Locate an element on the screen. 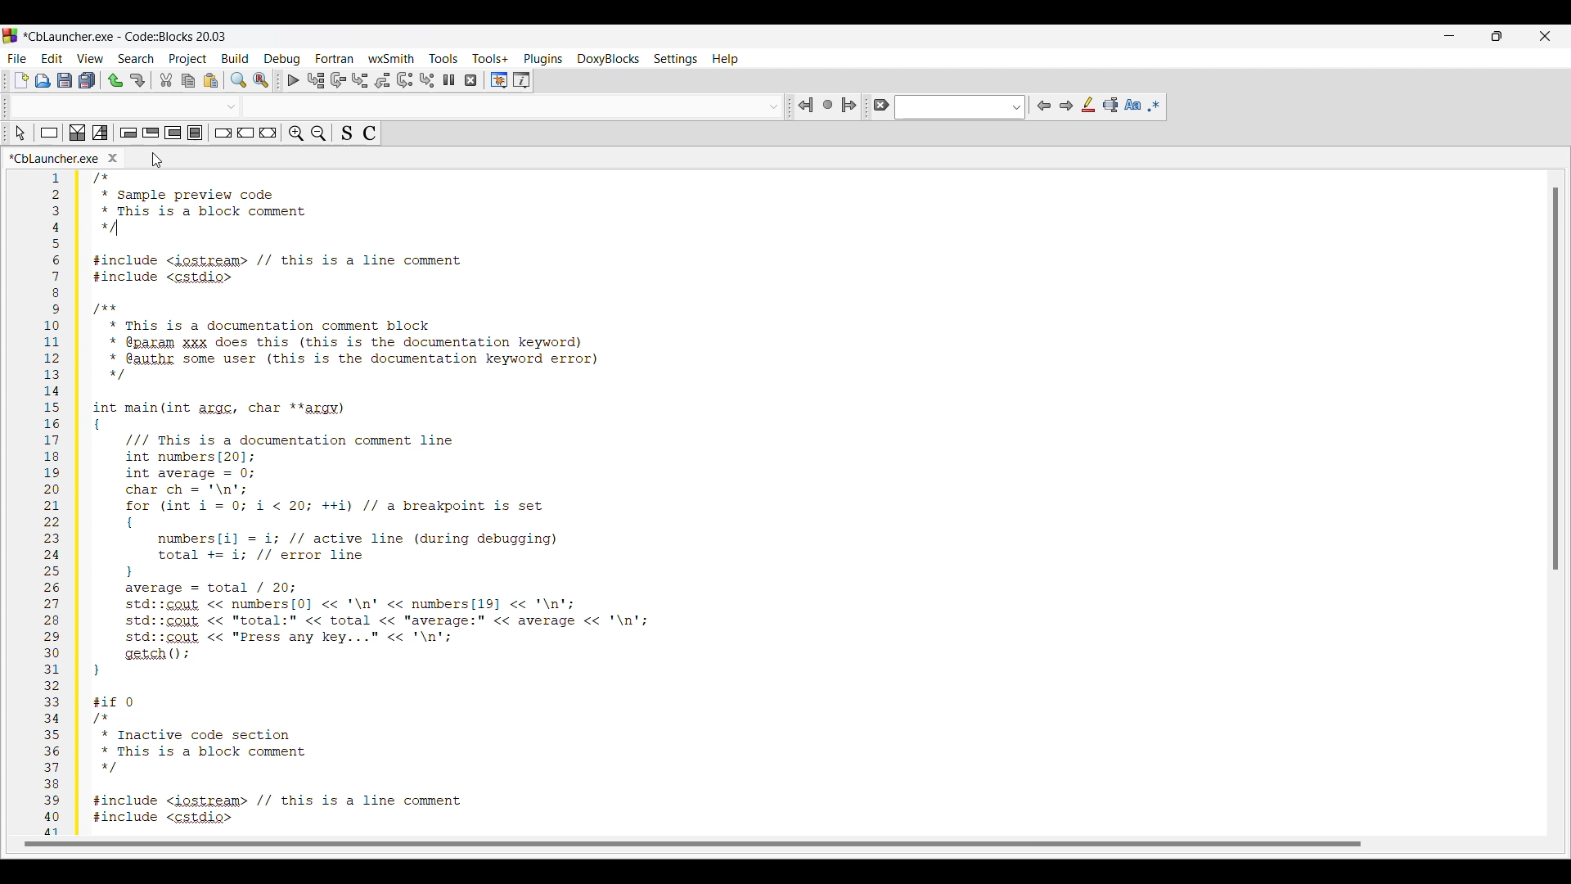 The height and width of the screenshot is (884, 1571). Show interface in a smaller tab is located at coordinates (1497, 36).